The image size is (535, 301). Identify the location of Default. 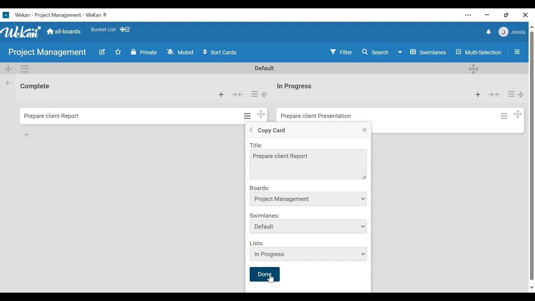
(269, 68).